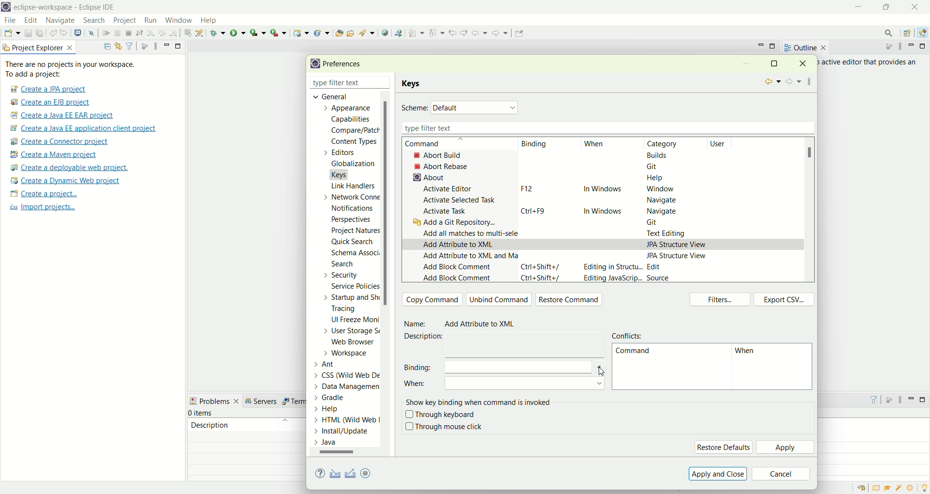 This screenshot has width=930, height=494. What do you see at coordinates (118, 34) in the screenshot?
I see `suspend` at bounding box center [118, 34].